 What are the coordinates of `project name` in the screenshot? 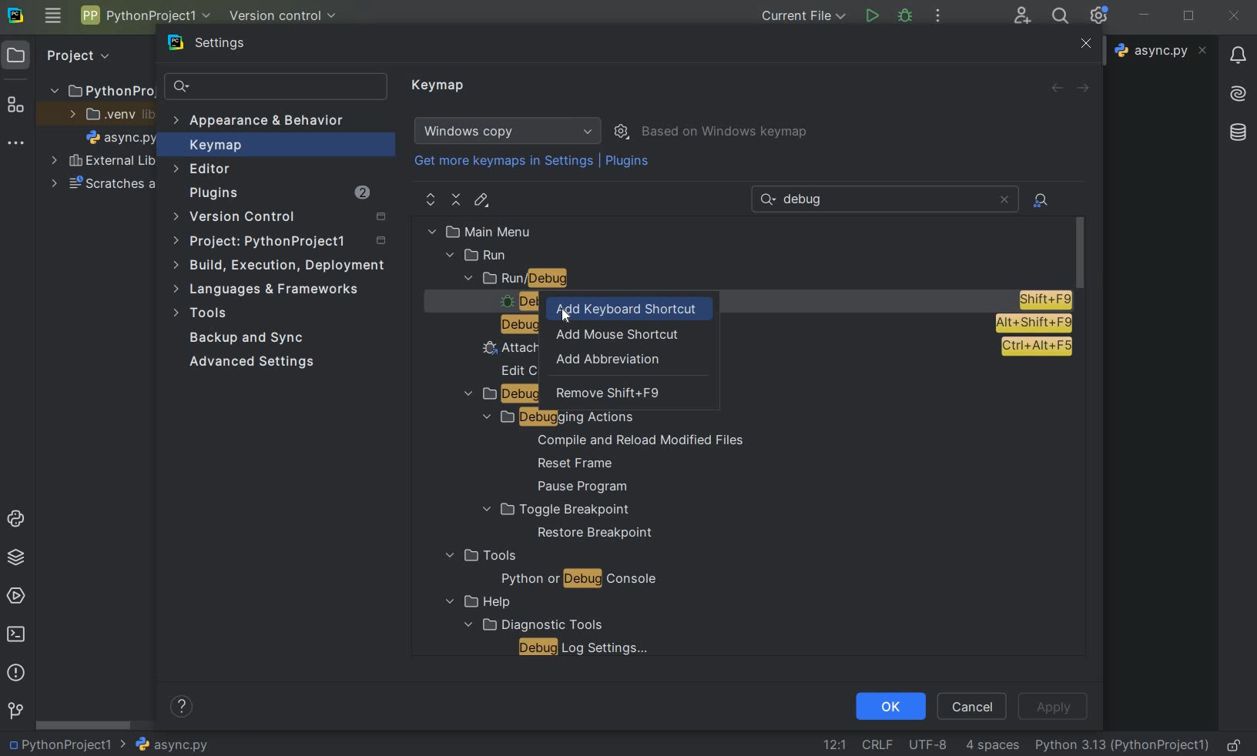 It's located at (100, 88).